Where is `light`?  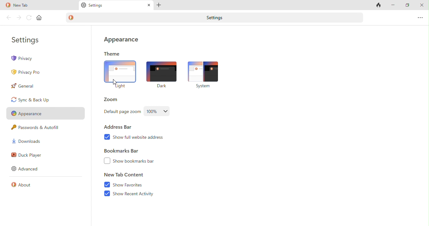
light is located at coordinates (120, 75).